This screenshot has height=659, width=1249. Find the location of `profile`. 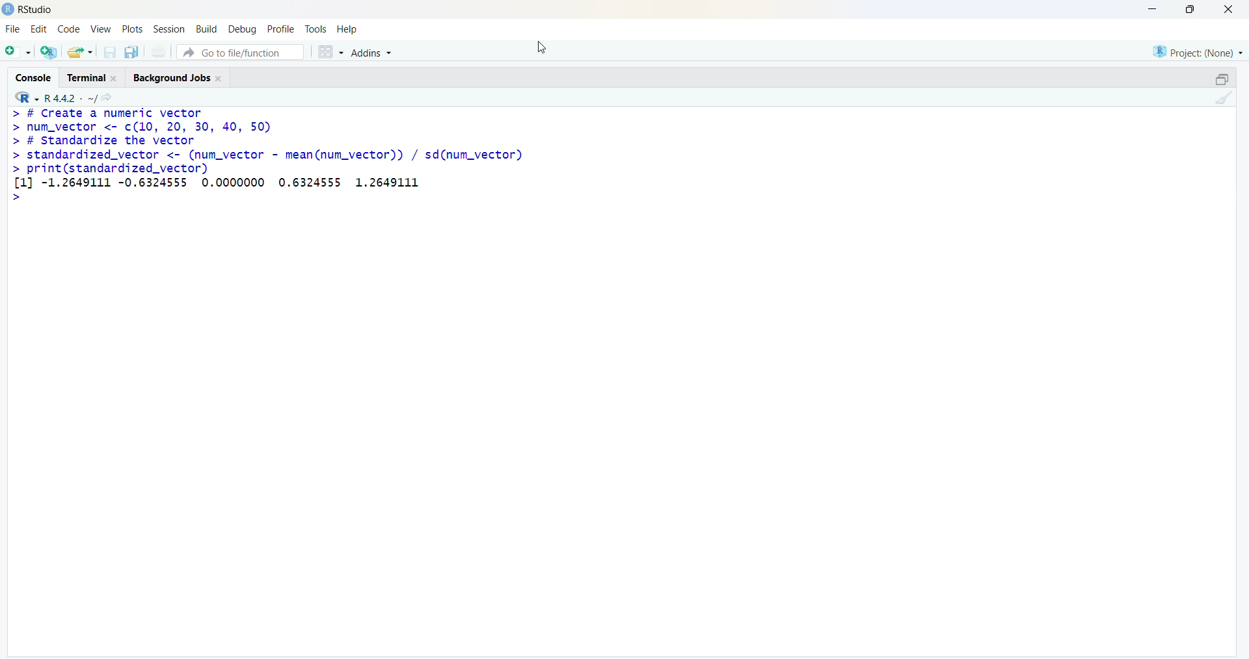

profile is located at coordinates (282, 29).